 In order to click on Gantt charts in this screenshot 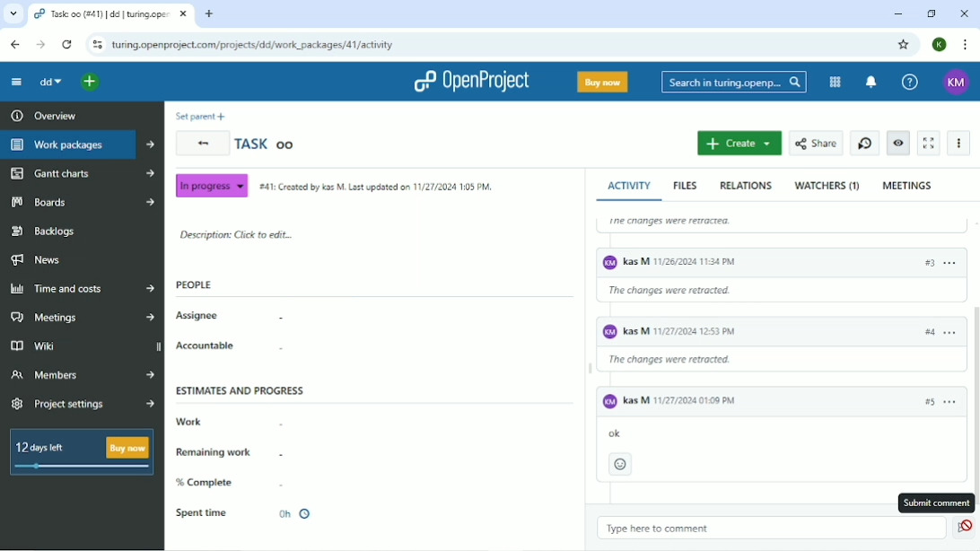, I will do `click(81, 173)`.